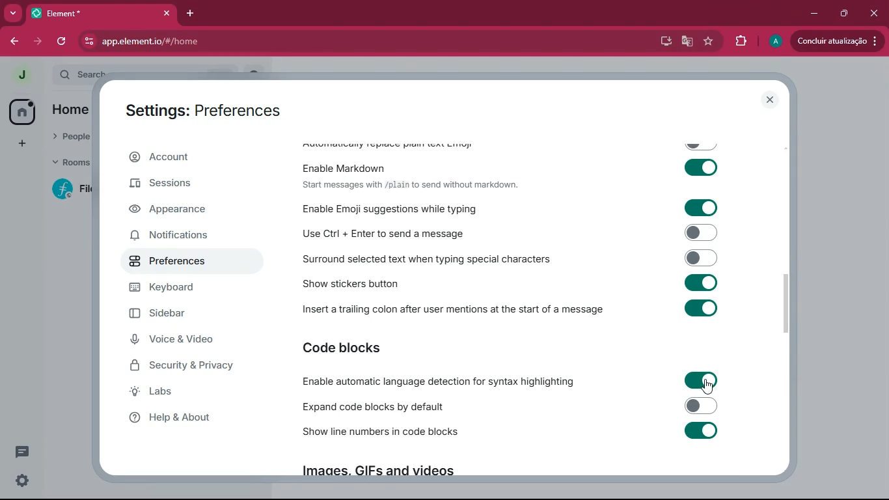 The height and width of the screenshot is (500, 889). I want to click on scroll bar, so click(789, 307).